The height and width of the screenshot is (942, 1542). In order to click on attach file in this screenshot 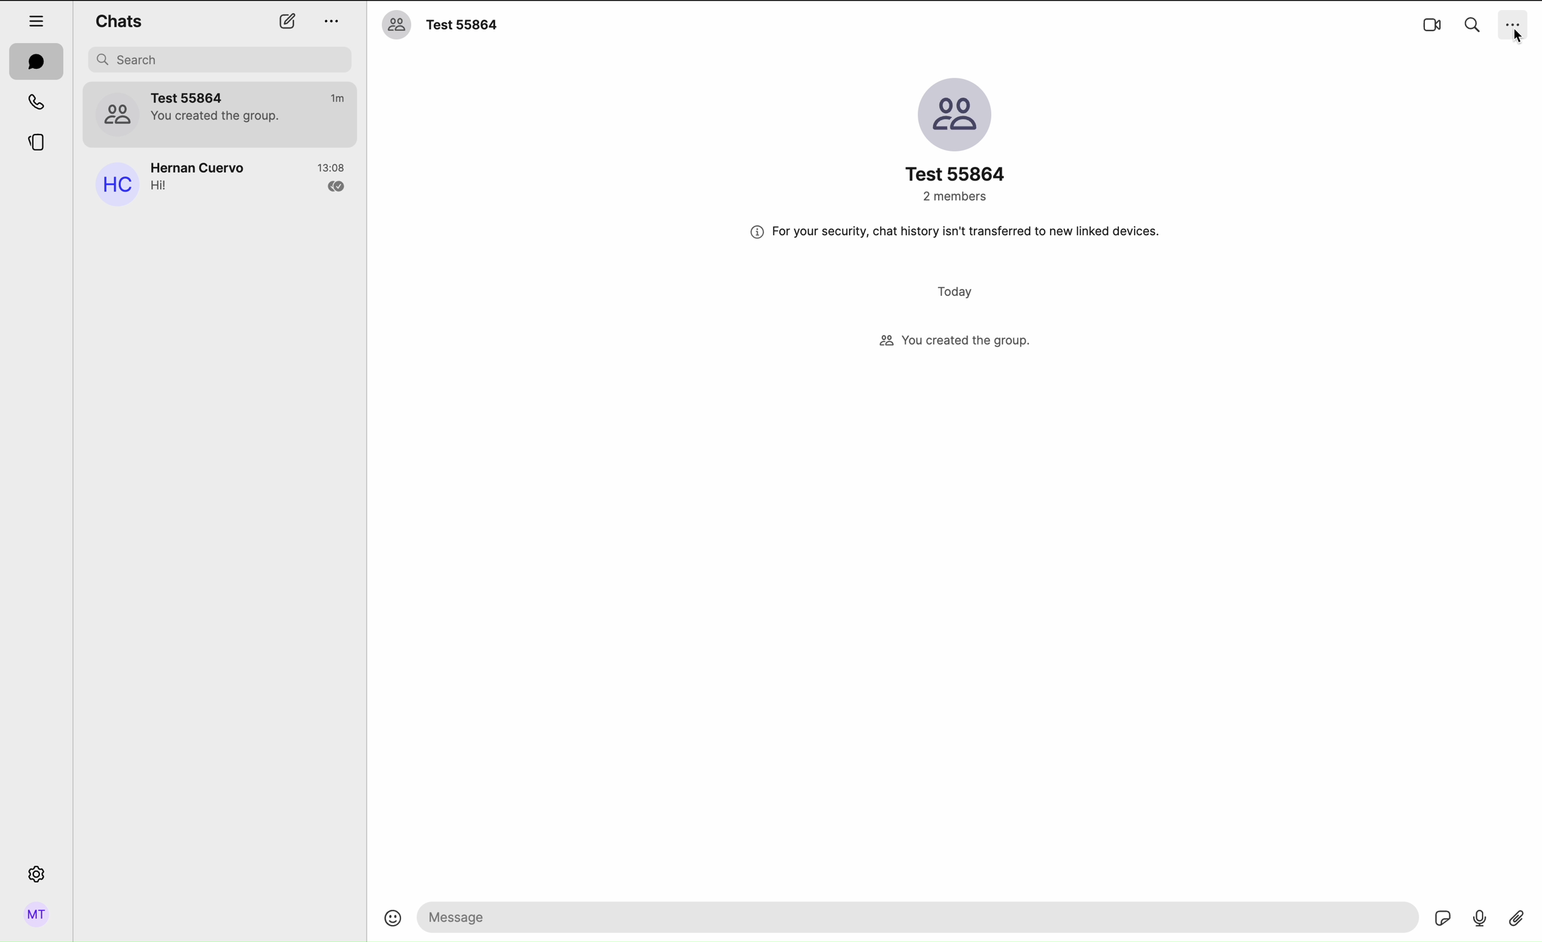, I will do `click(1516, 921)`.